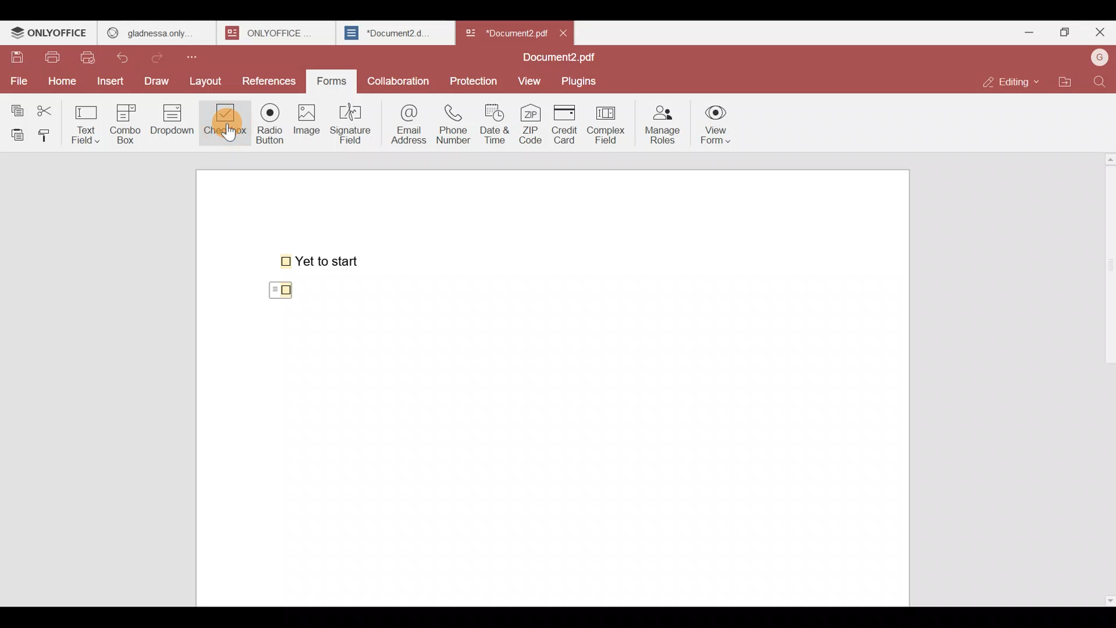 The height and width of the screenshot is (628, 1116). I want to click on Text field, so click(88, 121).